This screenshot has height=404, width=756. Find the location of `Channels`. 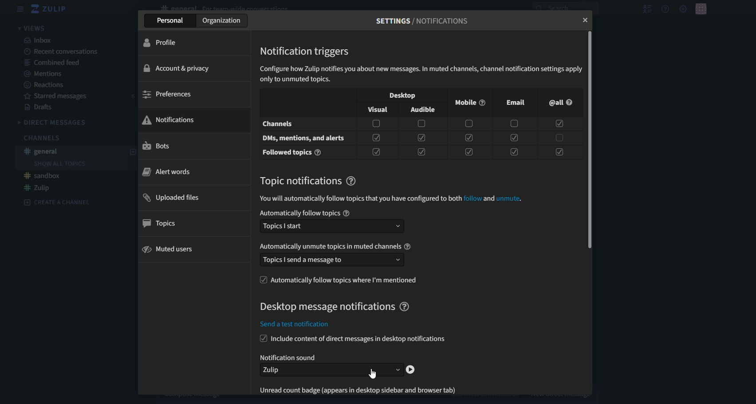

Channels is located at coordinates (41, 138).